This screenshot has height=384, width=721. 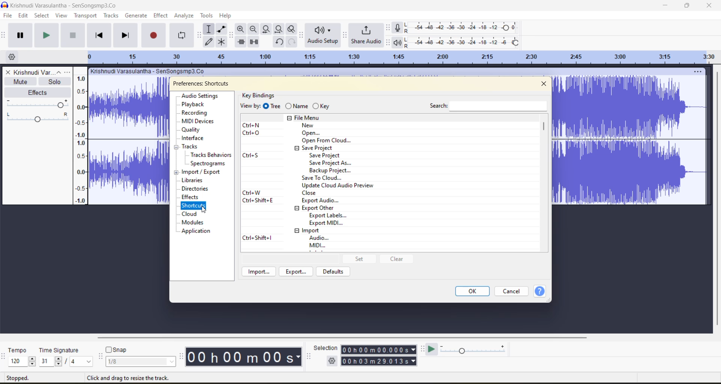 I want to click on keyboard shortcuts, so click(x=305, y=183).